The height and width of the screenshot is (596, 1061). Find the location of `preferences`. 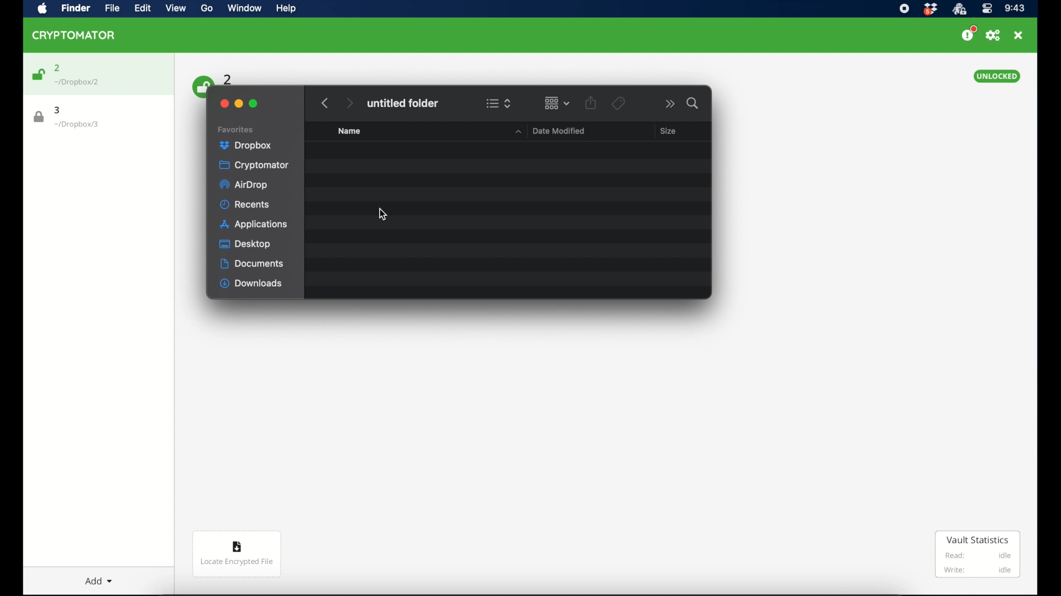

preferences is located at coordinates (993, 35).